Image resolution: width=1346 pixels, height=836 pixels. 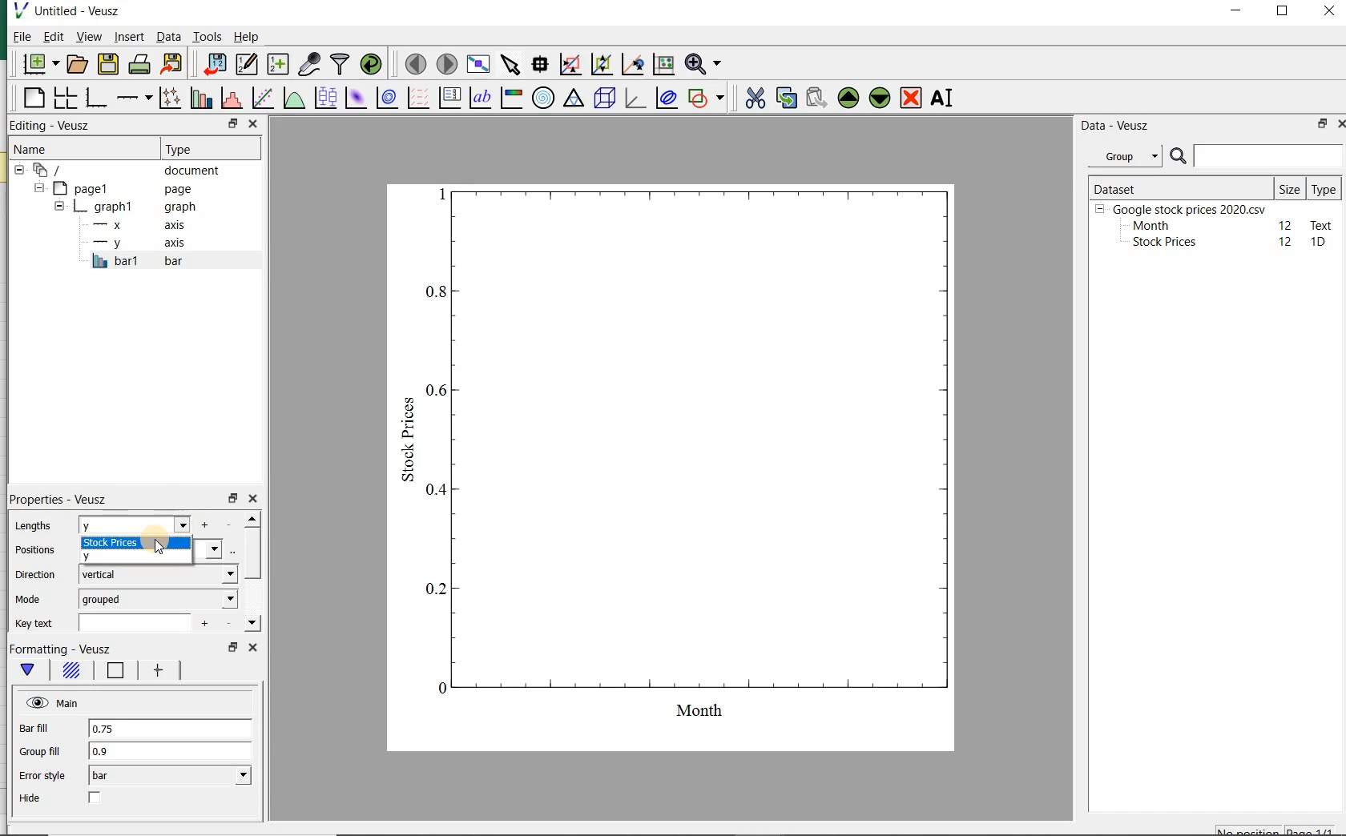 I want to click on create new datasets, so click(x=278, y=65).